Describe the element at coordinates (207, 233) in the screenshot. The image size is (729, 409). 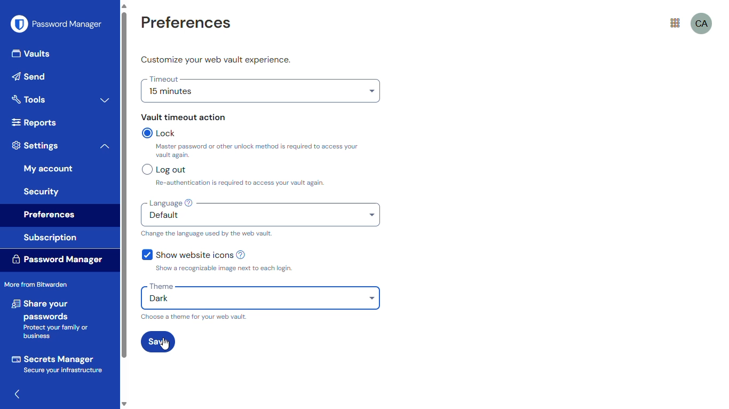
I see `change the language used by the web vault` at that location.